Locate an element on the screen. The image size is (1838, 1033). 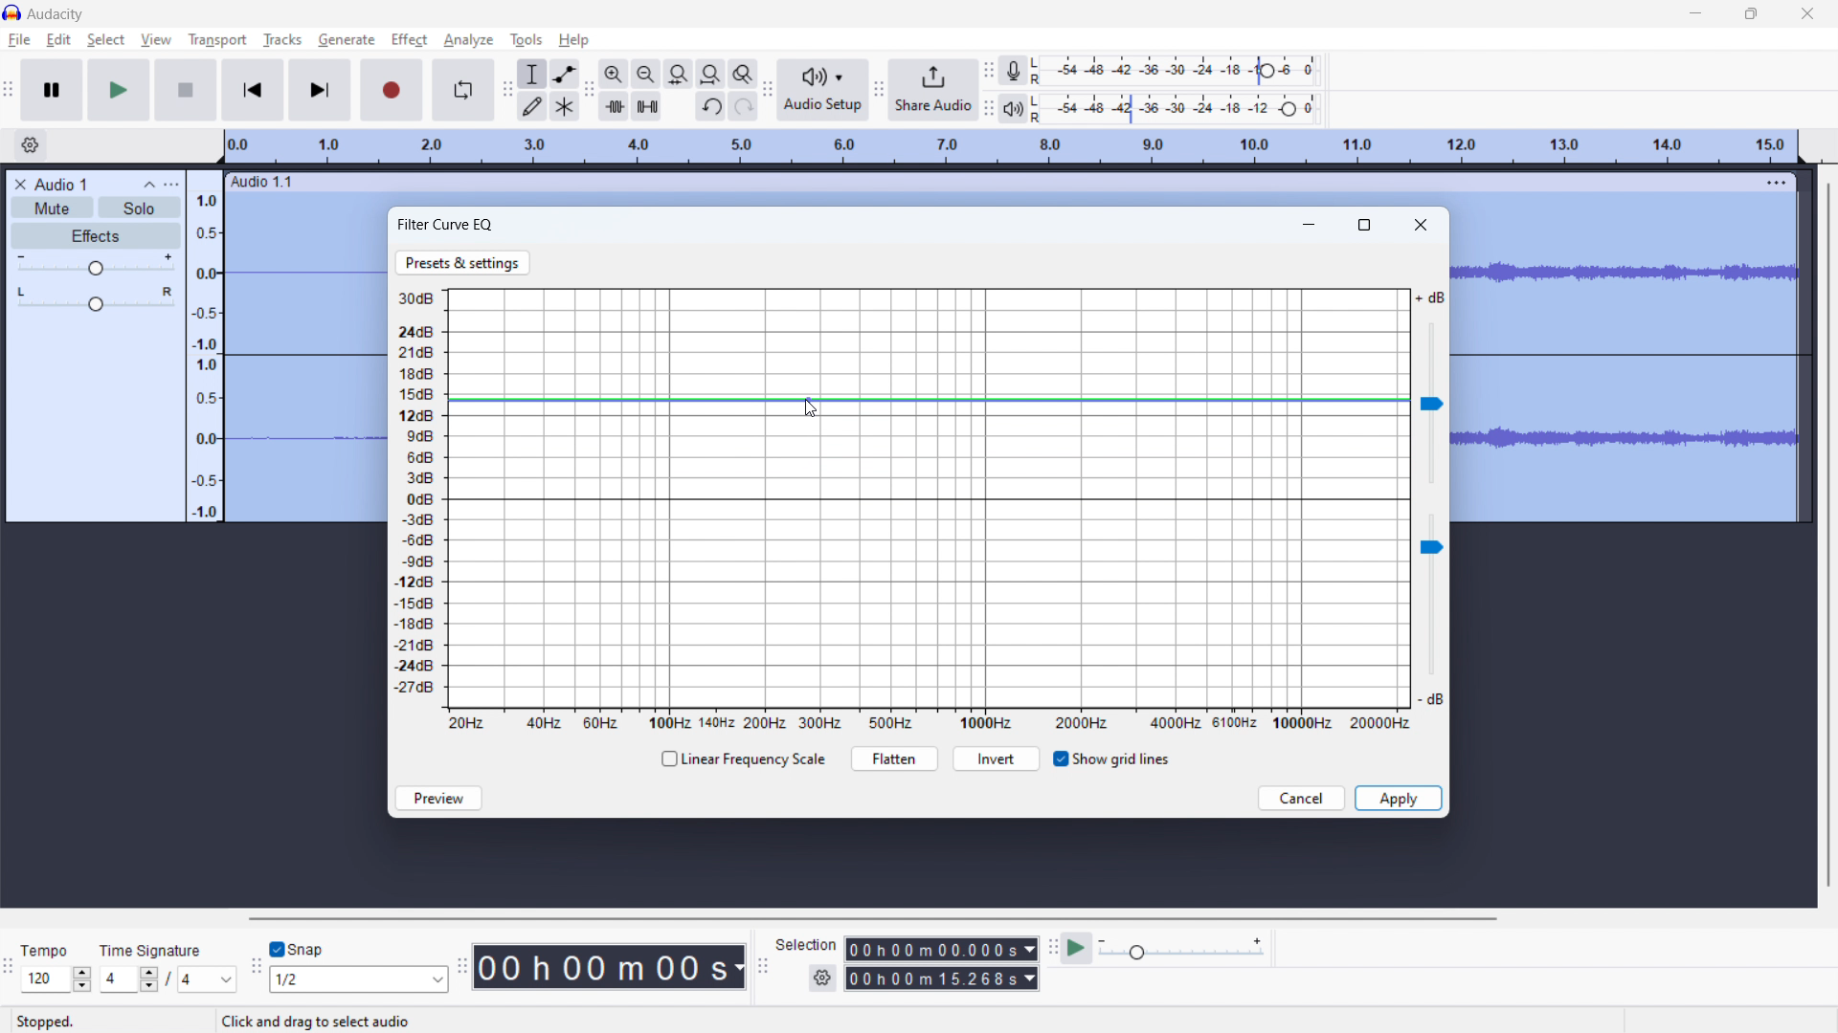
Selection is located at coordinates (806, 942).